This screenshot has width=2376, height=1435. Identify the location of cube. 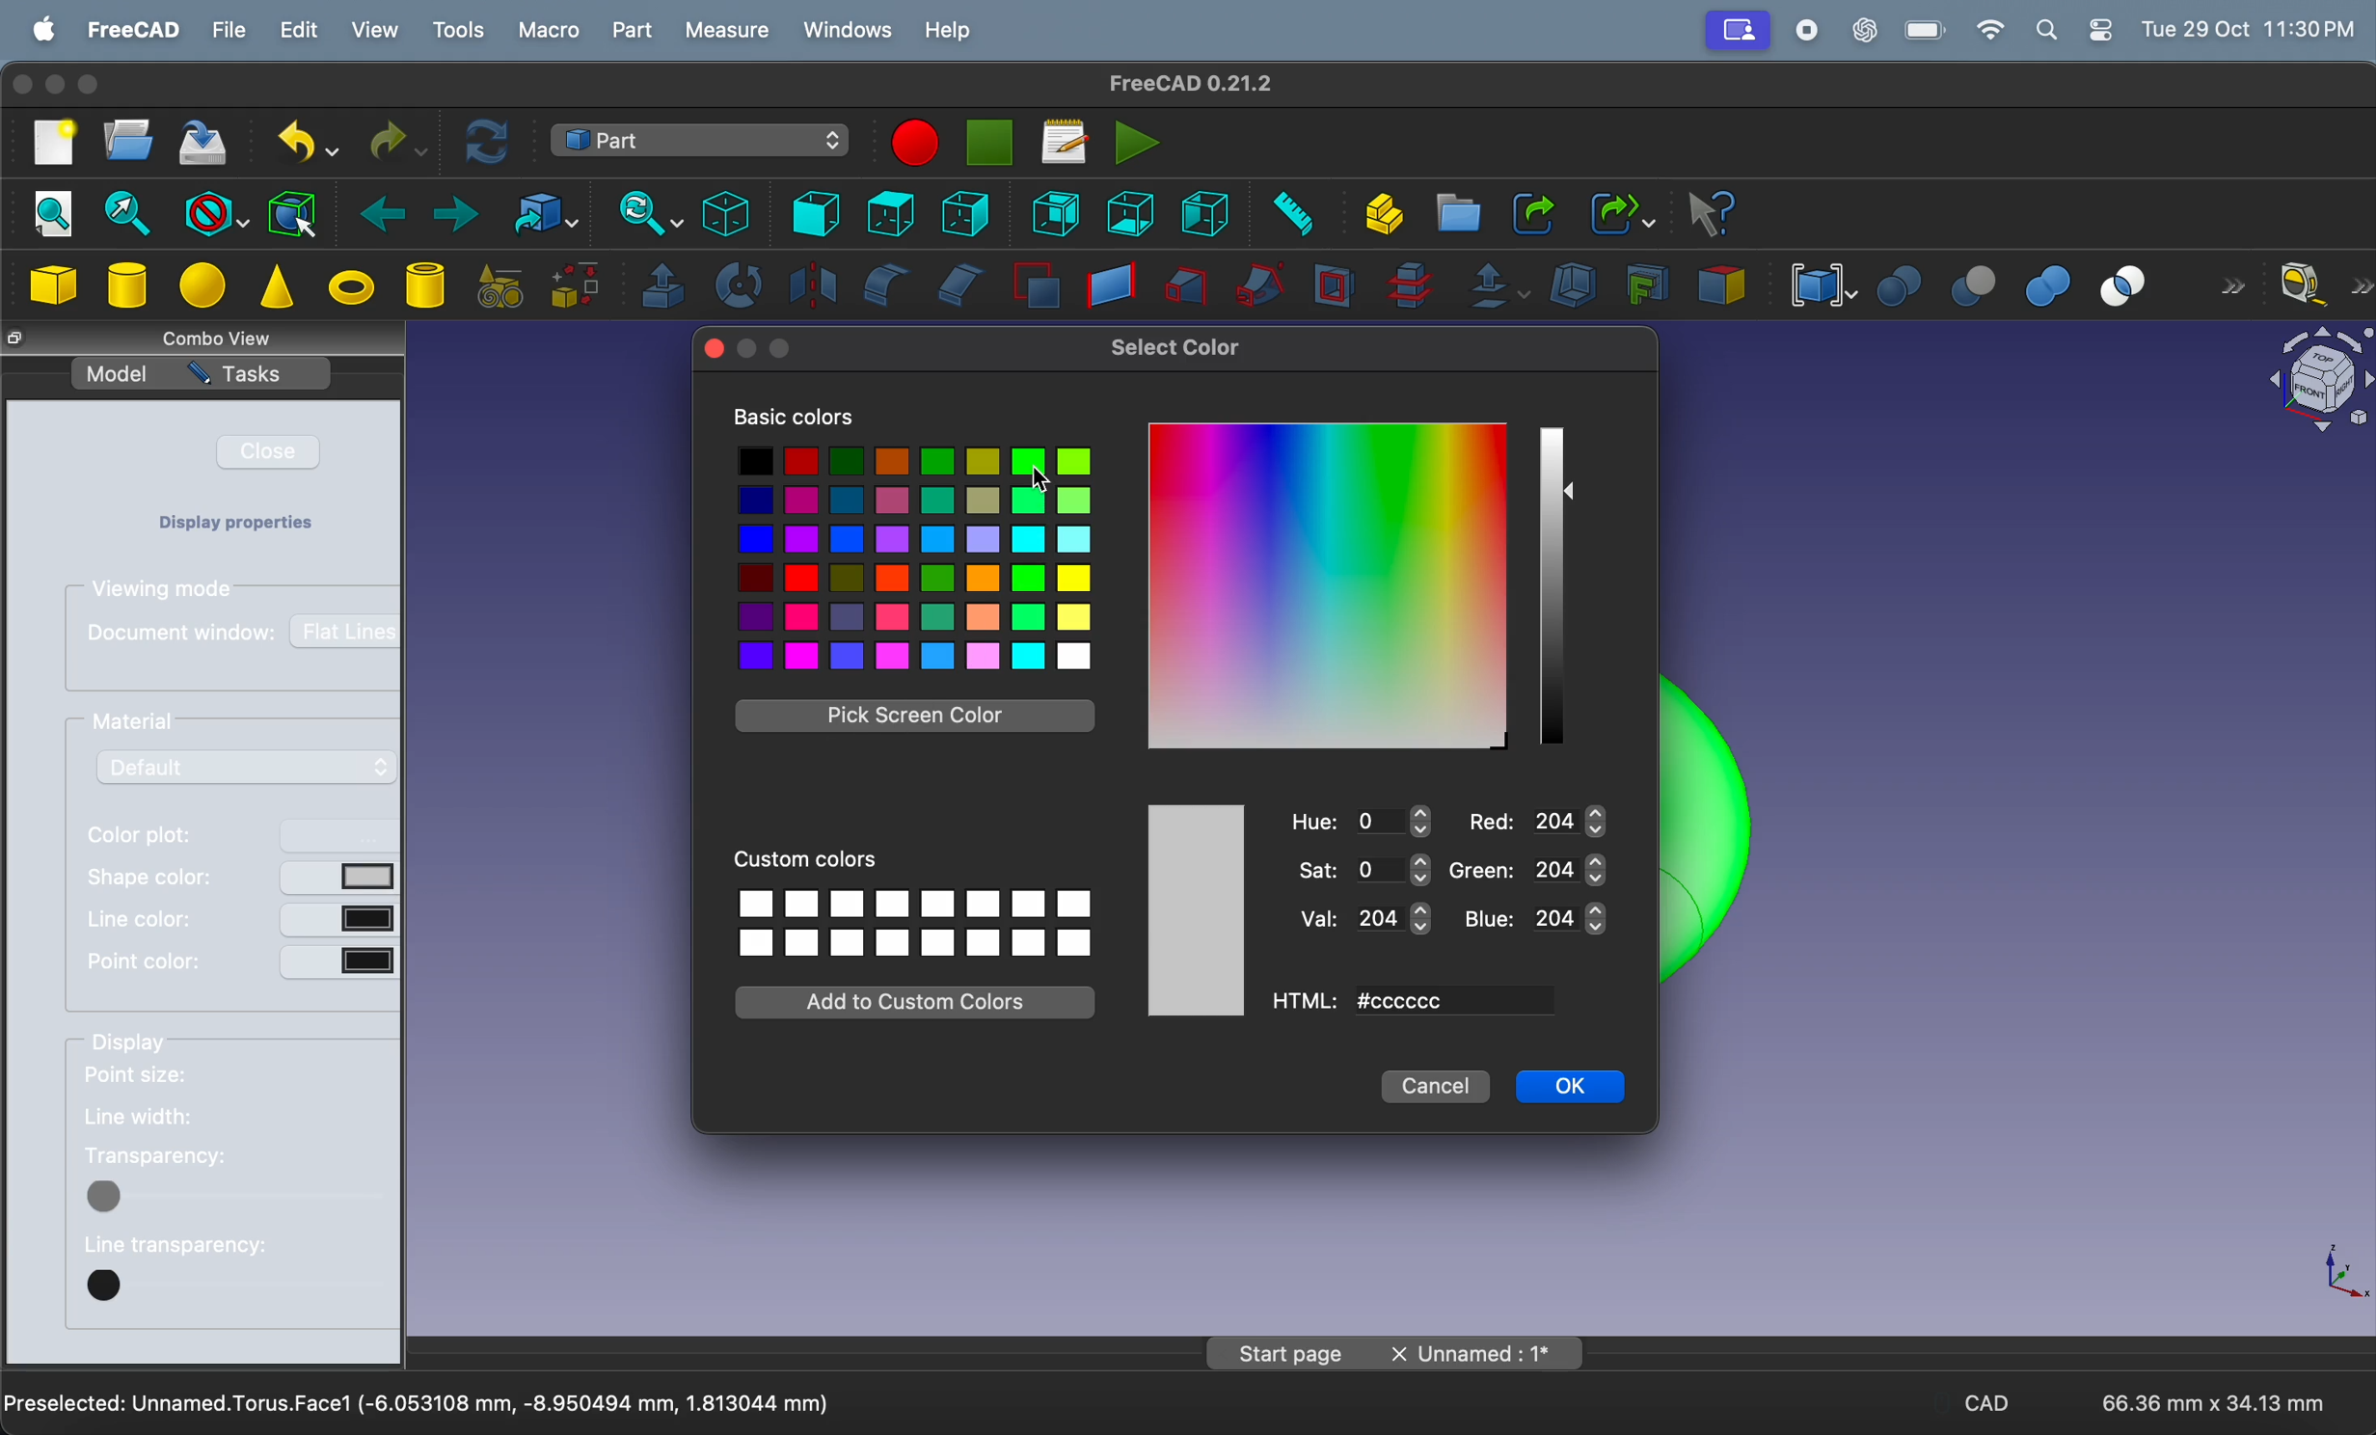
(57, 284).